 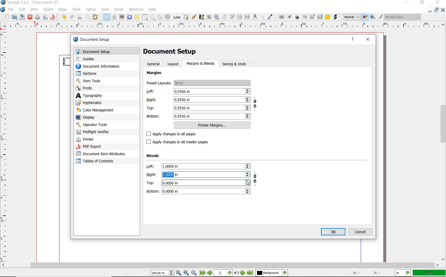 I want to click on left, so click(x=198, y=92).